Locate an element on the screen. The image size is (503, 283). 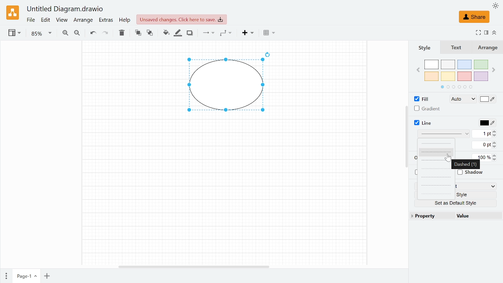
Full screen is located at coordinates (478, 33).